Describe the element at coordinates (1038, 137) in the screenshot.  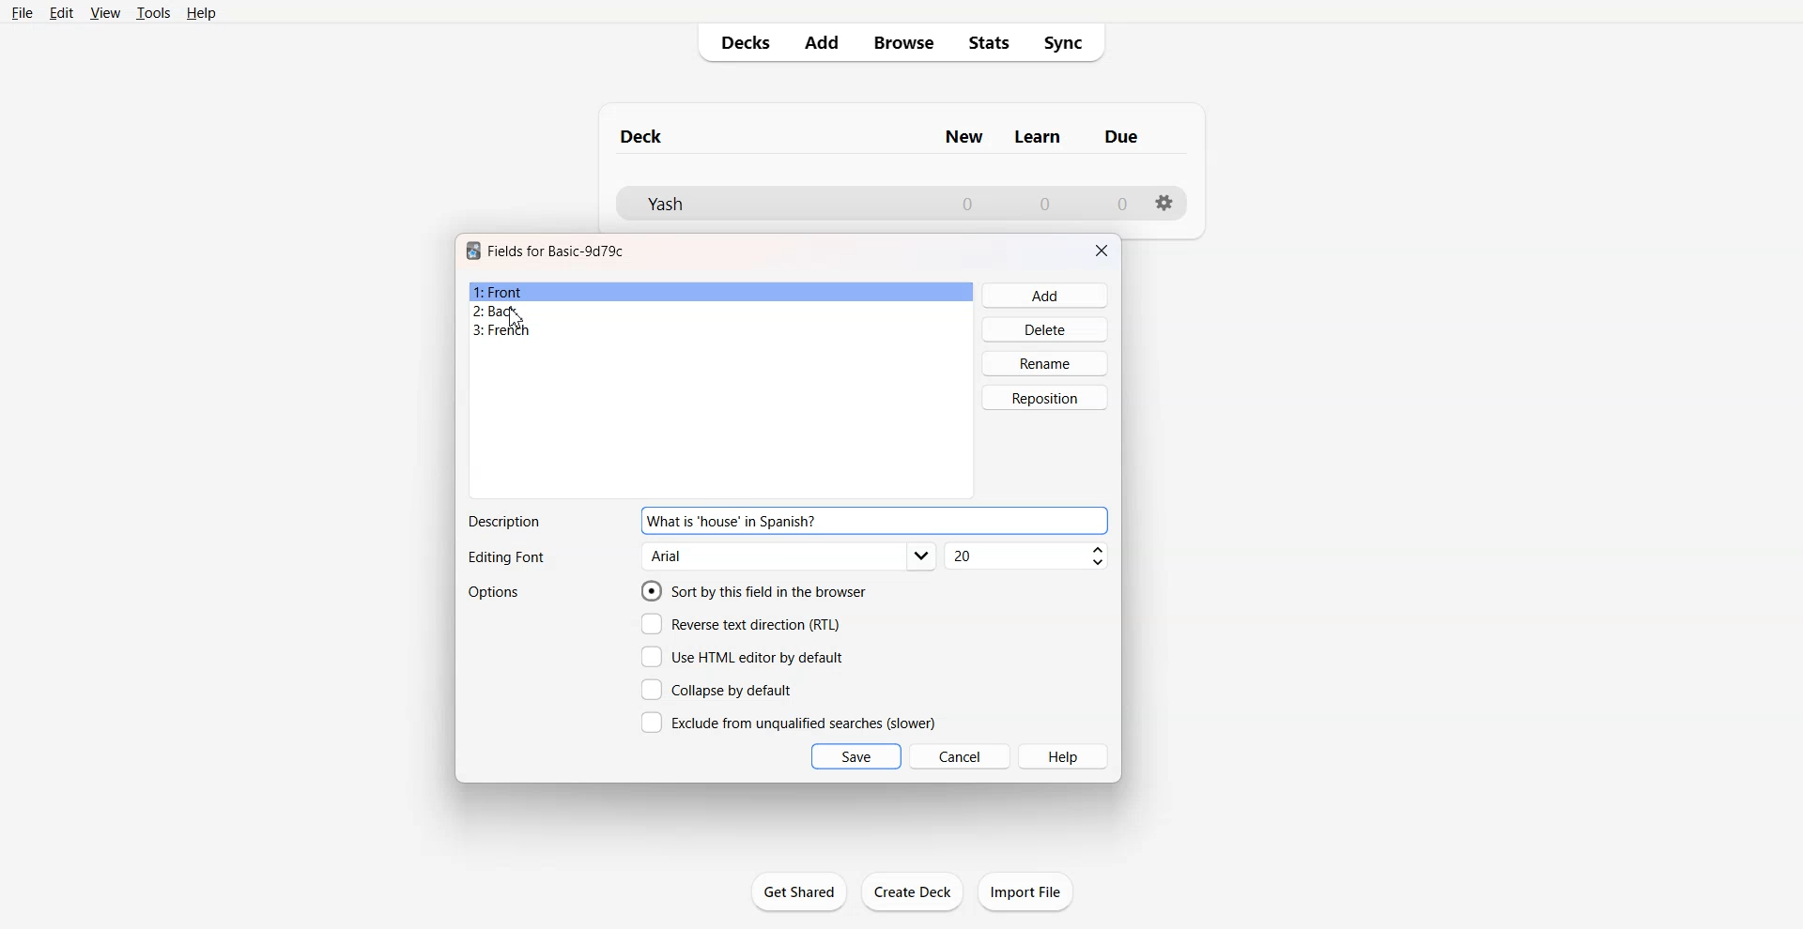
I see `Column name` at that location.